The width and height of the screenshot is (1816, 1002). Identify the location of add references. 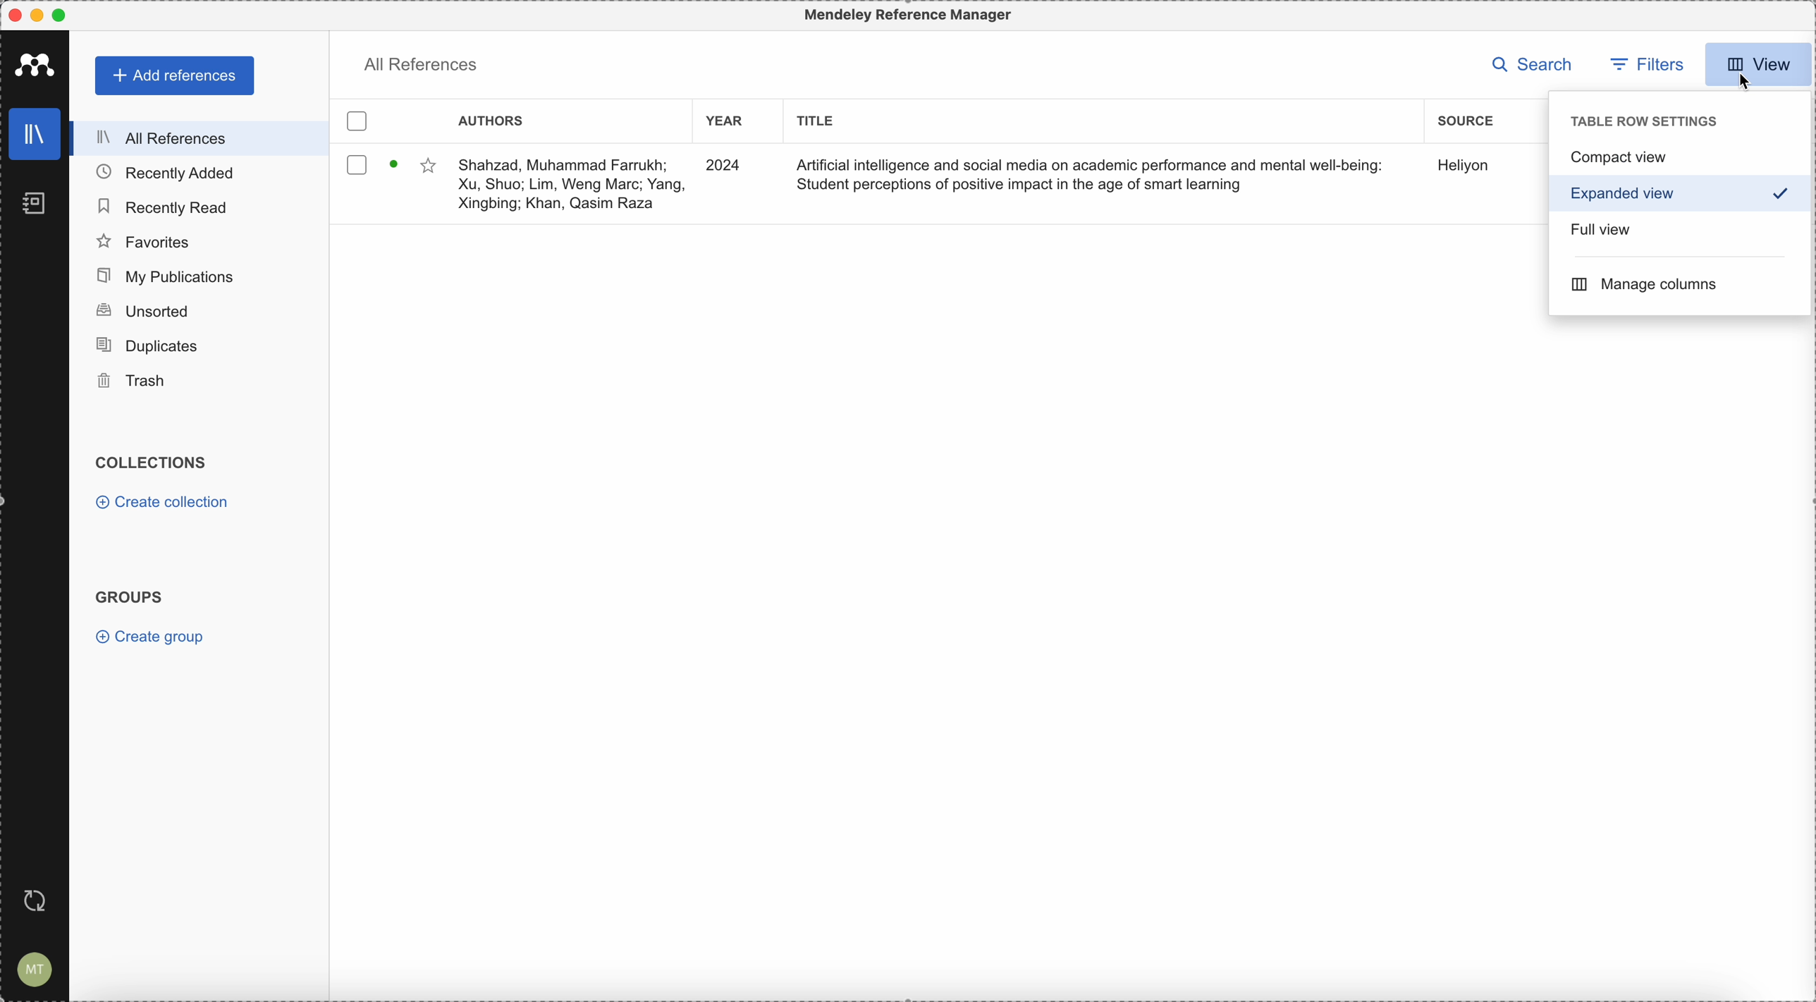
(174, 75).